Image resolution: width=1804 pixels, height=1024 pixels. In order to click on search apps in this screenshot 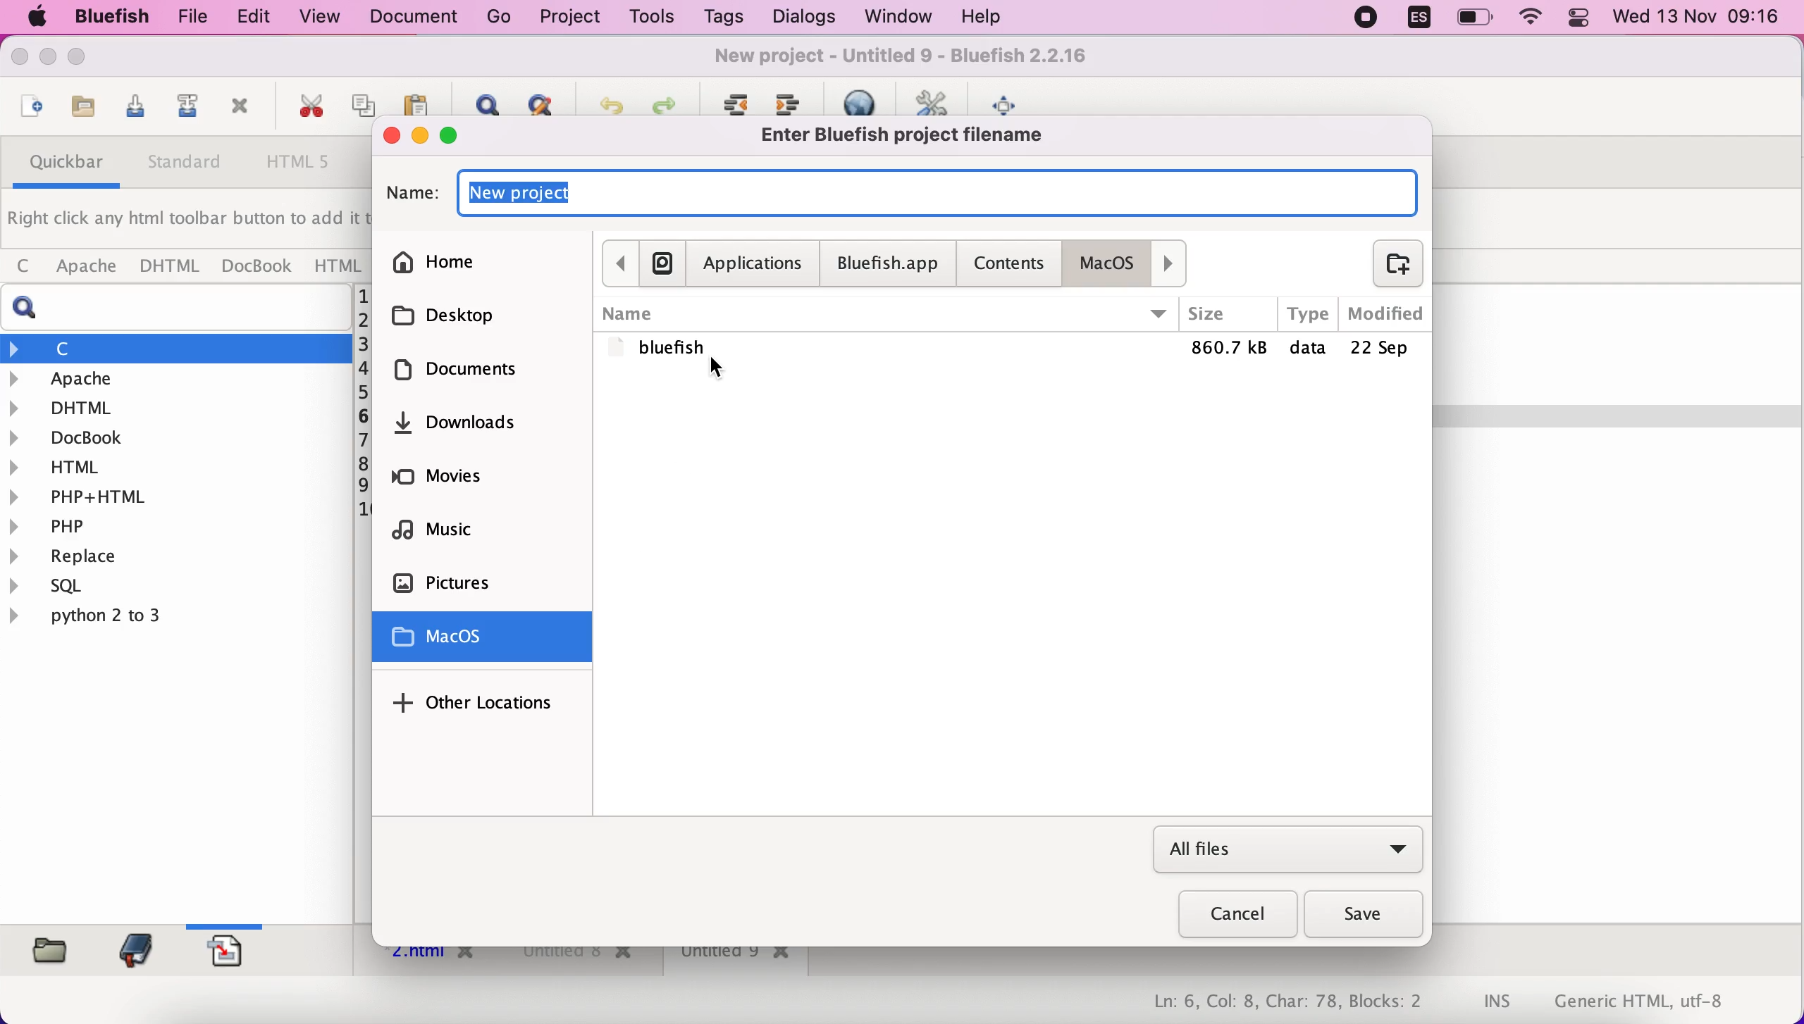, I will do `click(662, 262)`.